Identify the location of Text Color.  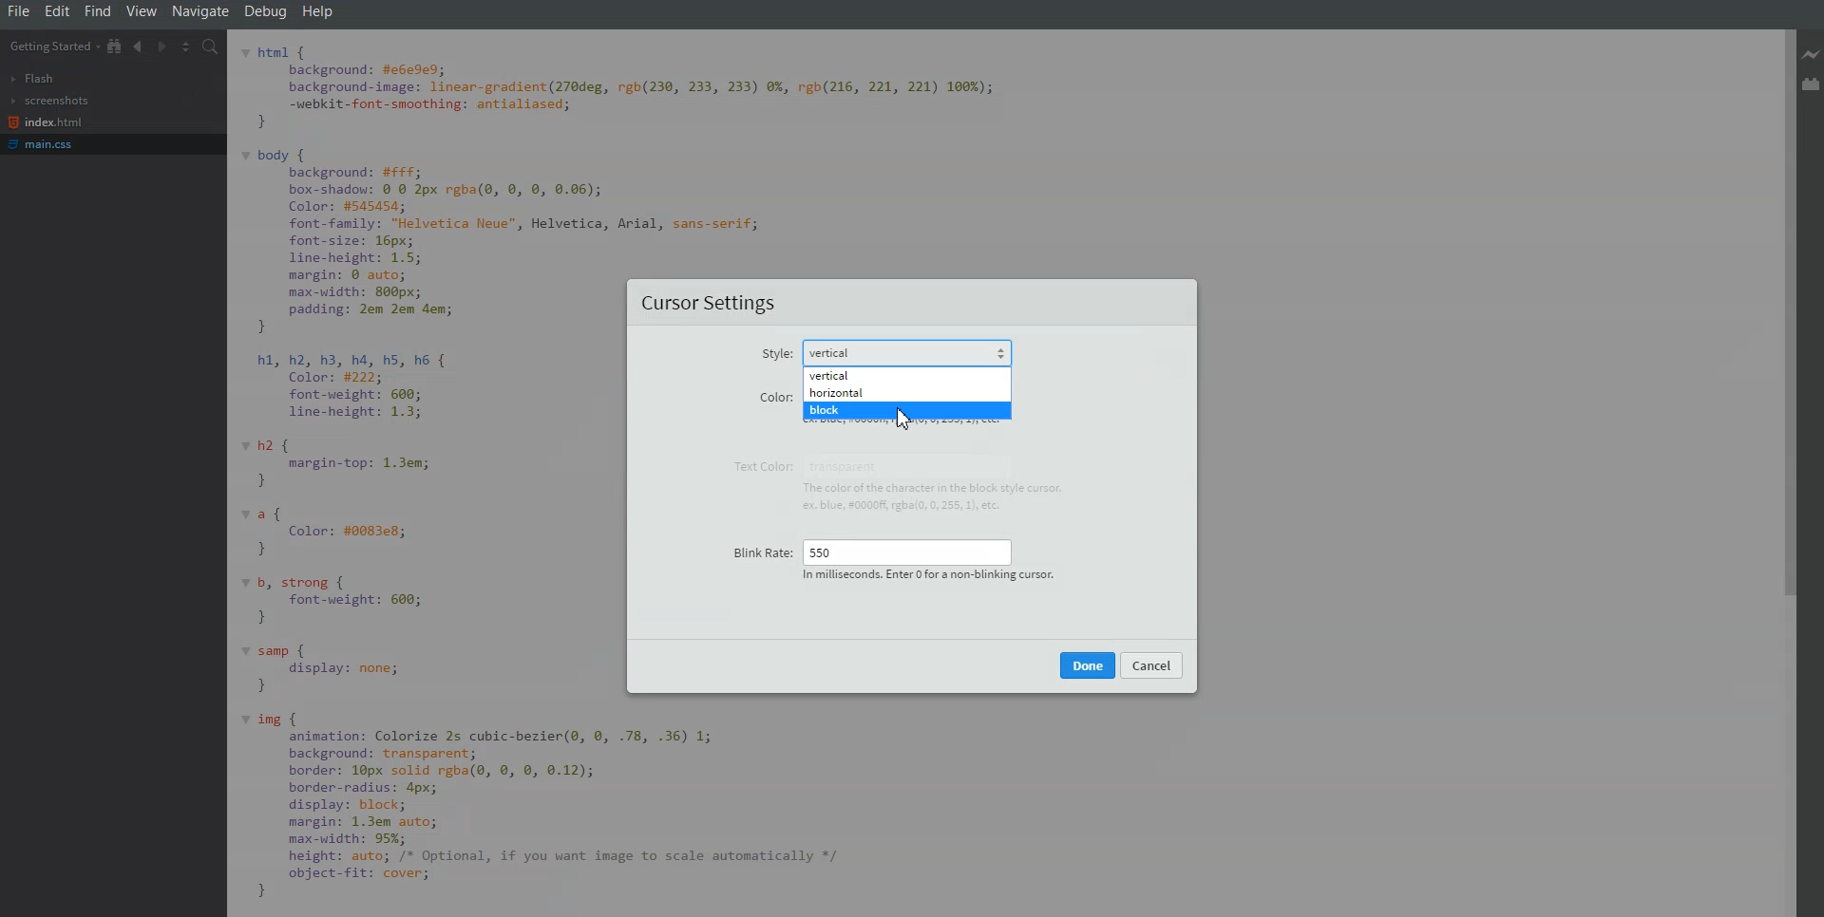
(758, 466).